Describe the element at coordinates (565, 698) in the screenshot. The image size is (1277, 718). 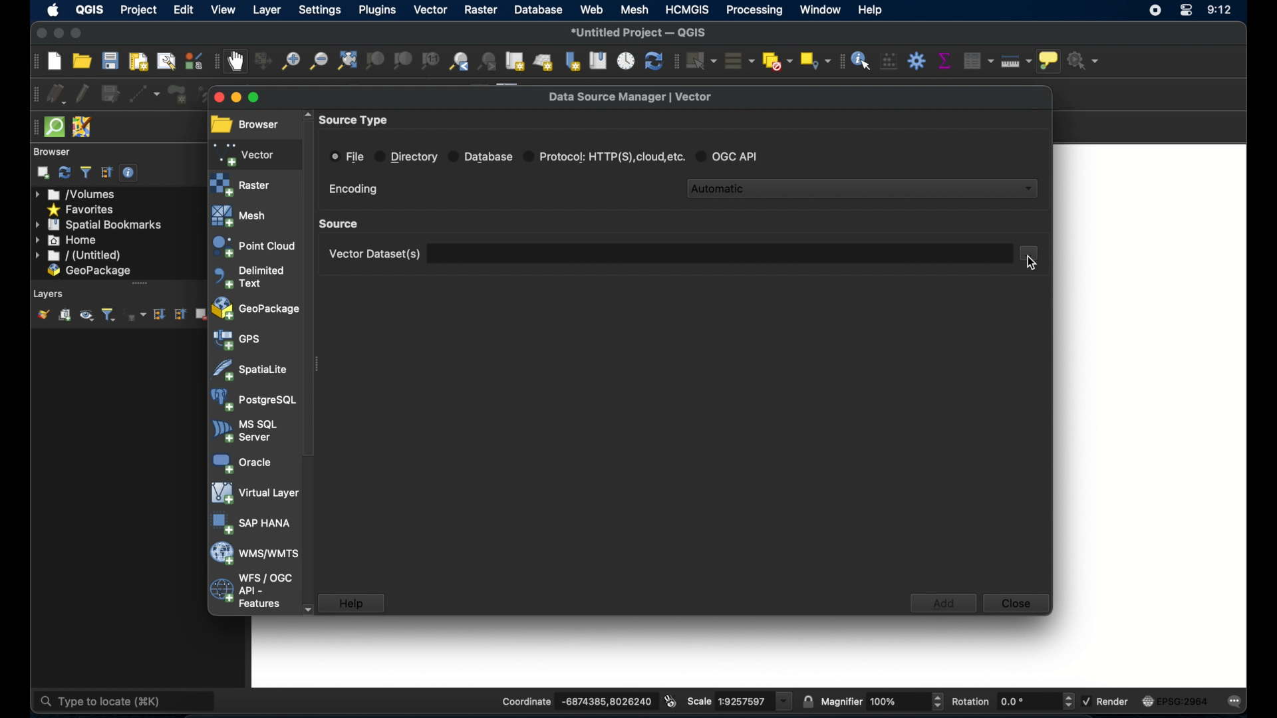
I see `coordinate ` at that location.